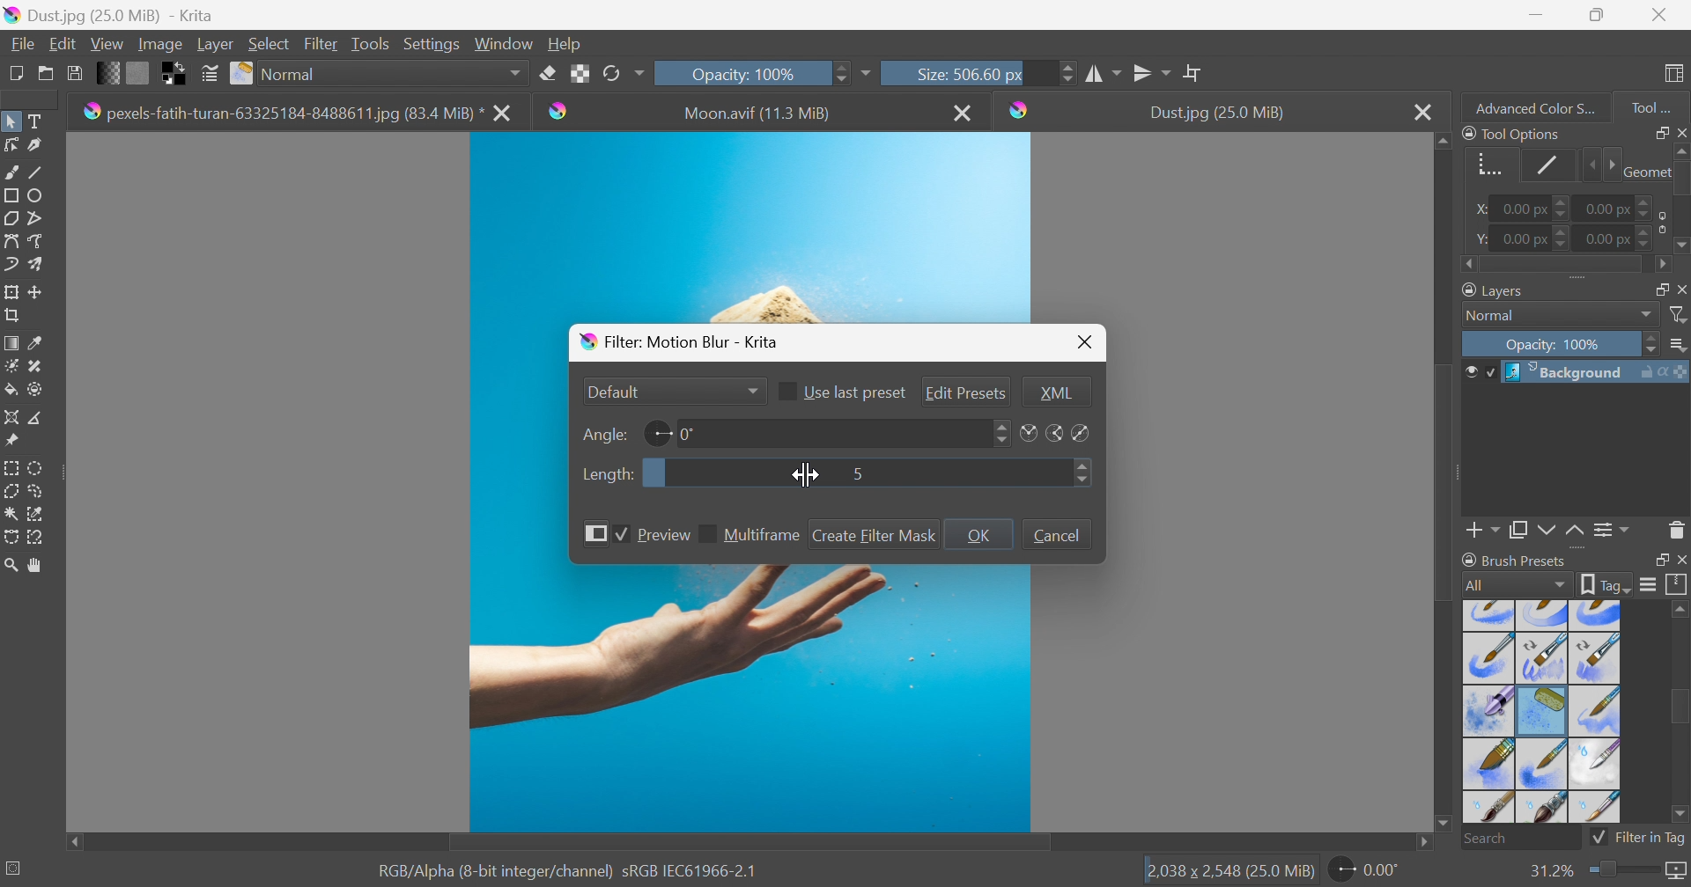 This screenshot has height=887, width=1691. Describe the element at coordinates (1216, 113) in the screenshot. I see `Dust.jpg (25.0 MB)` at that location.